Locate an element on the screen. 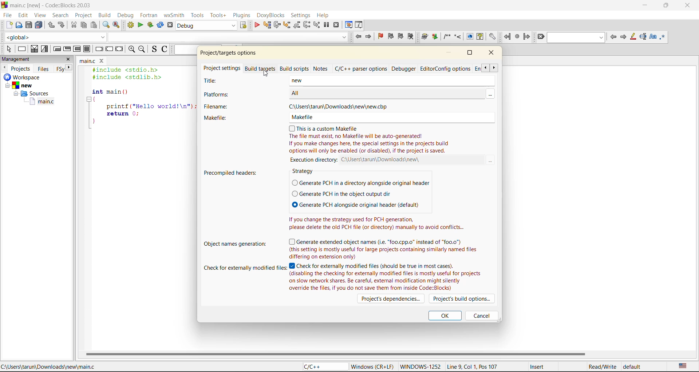 This screenshot has width=699, height=372. scroll front is located at coordinates (494, 69).